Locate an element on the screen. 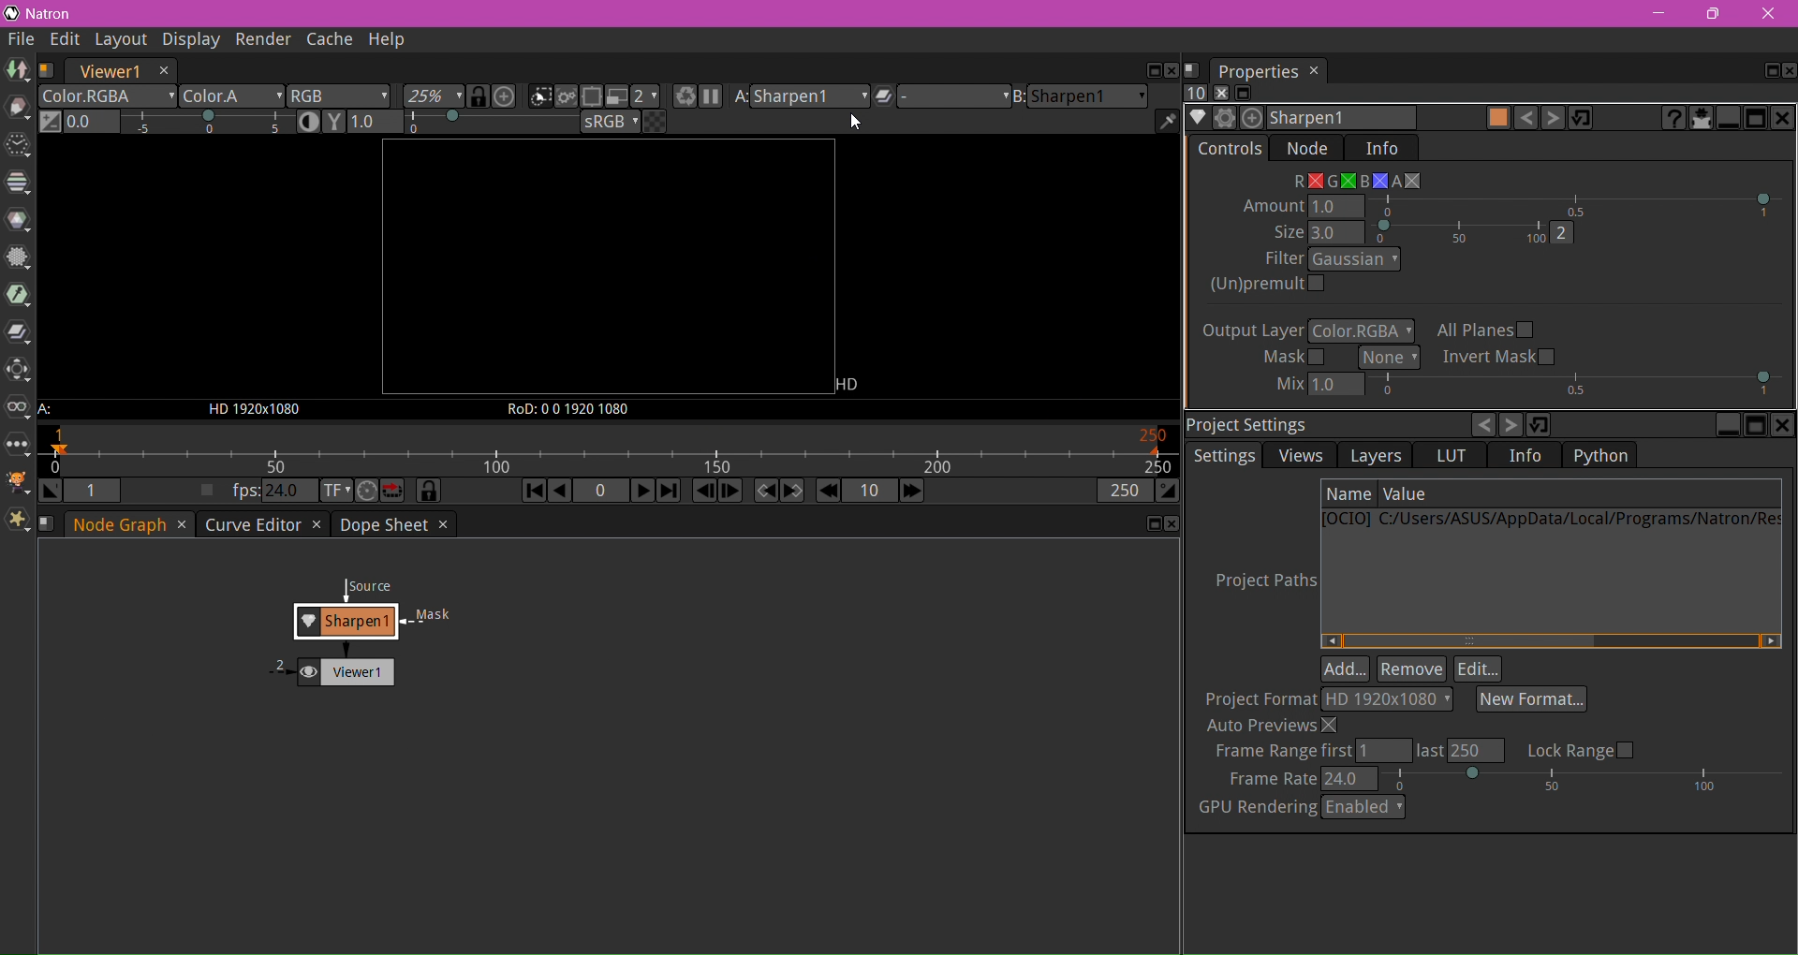 The width and height of the screenshot is (1798, 955). Channel is located at coordinates (18, 183).